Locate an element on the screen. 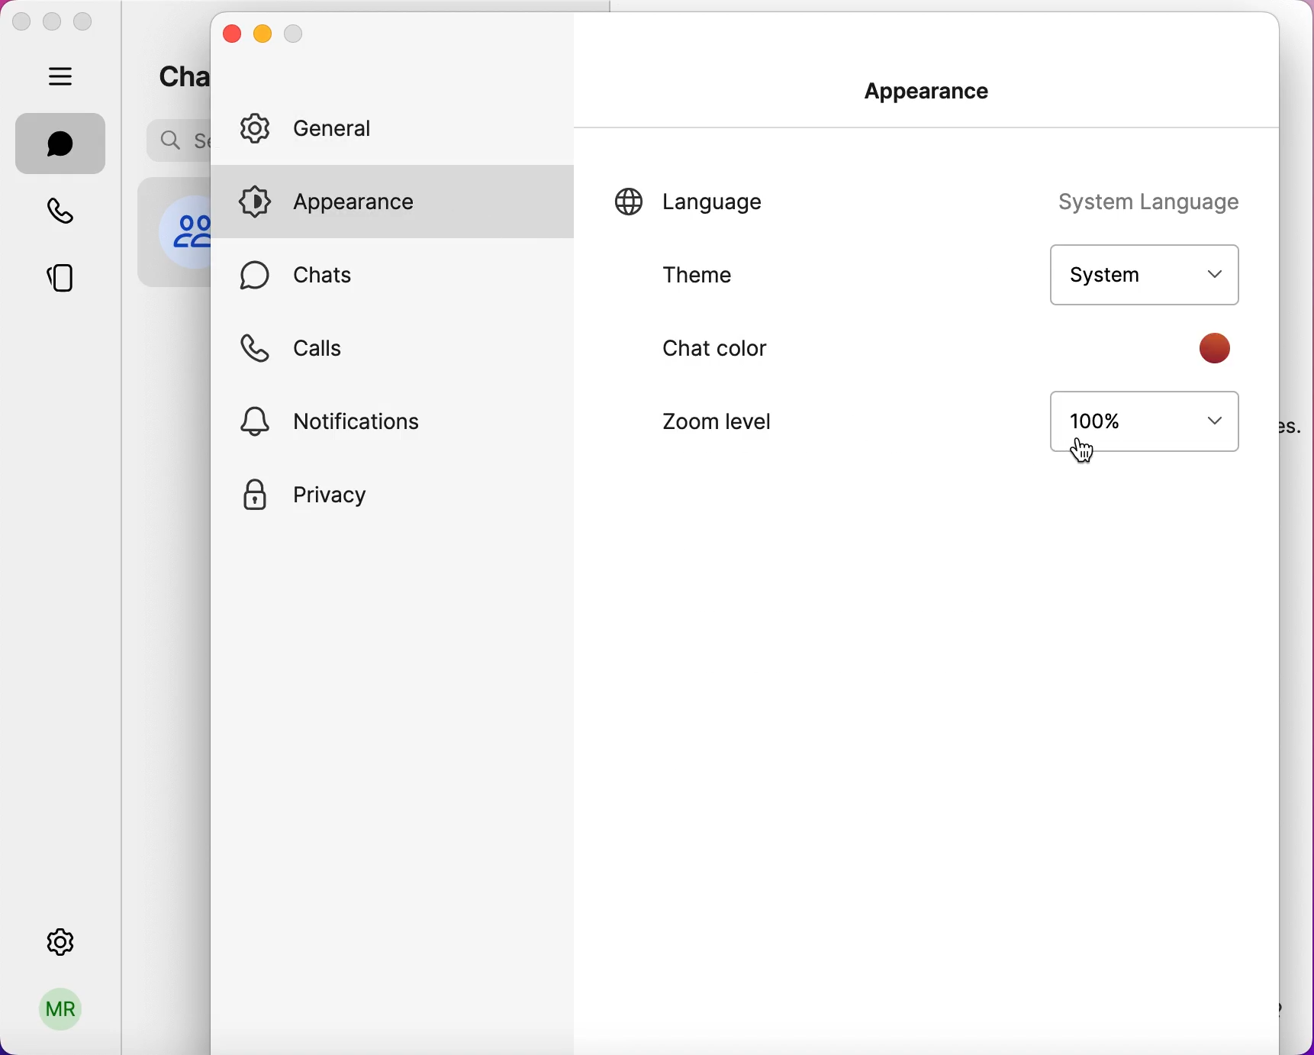 The image size is (1314, 1055). system is located at coordinates (1135, 275).